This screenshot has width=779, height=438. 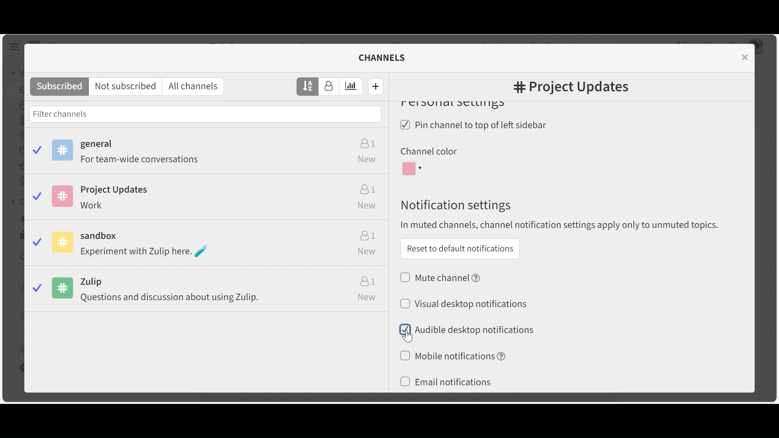 What do you see at coordinates (308, 86) in the screenshot?
I see `Sort by name` at bounding box center [308, 86].